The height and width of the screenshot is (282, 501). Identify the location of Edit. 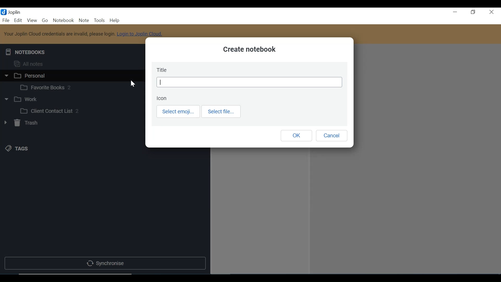
(18, 21).